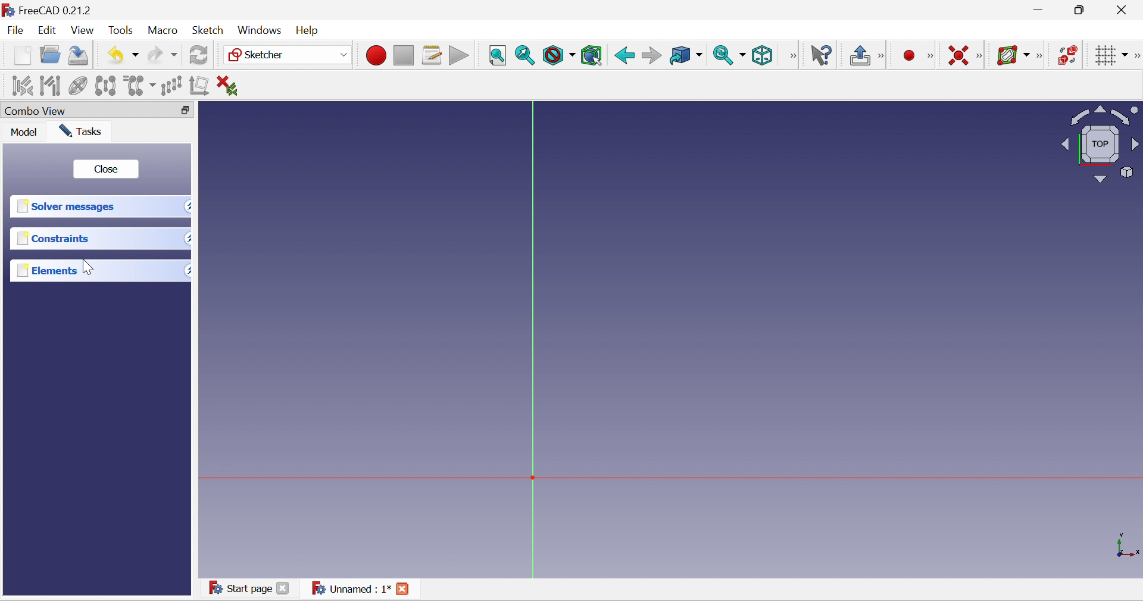 This screenshot has height=601, width=1143. Describe the element at coordinates (1068, 55) in the screenshot. I see `Switch virtual space` at that location.